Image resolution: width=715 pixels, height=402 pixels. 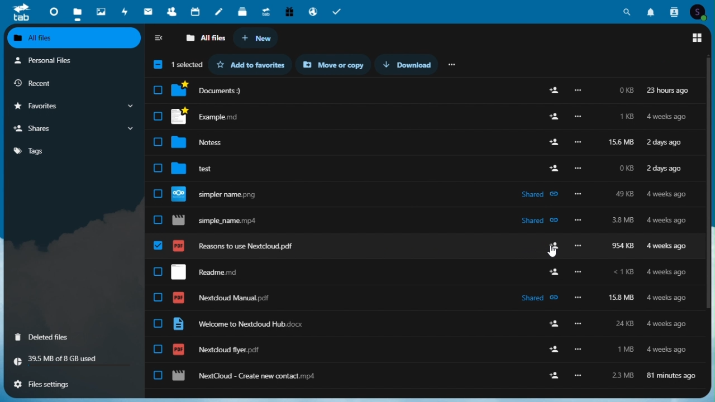 I want to click on cursor, so click(x=552, y=252).